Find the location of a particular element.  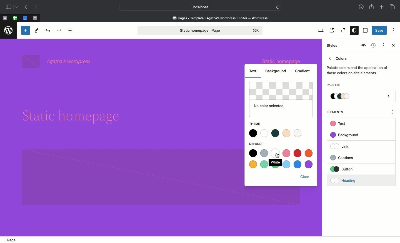

Share is located at coordinates (372, 7).